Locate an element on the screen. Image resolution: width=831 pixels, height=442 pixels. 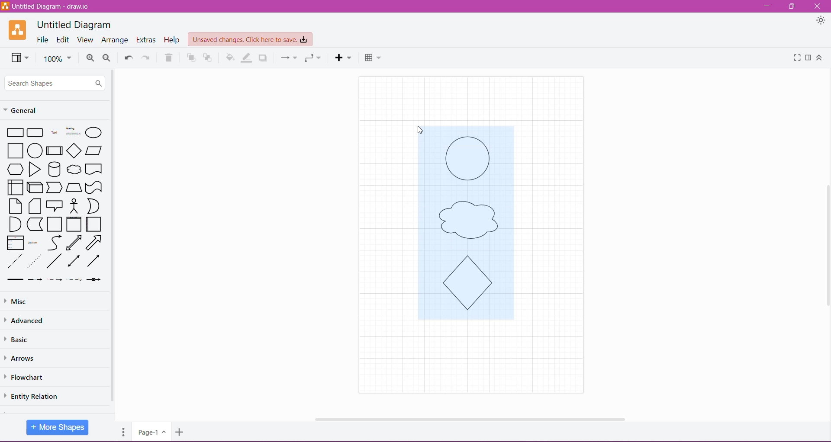
Edit is located at coordinates (63, 40).